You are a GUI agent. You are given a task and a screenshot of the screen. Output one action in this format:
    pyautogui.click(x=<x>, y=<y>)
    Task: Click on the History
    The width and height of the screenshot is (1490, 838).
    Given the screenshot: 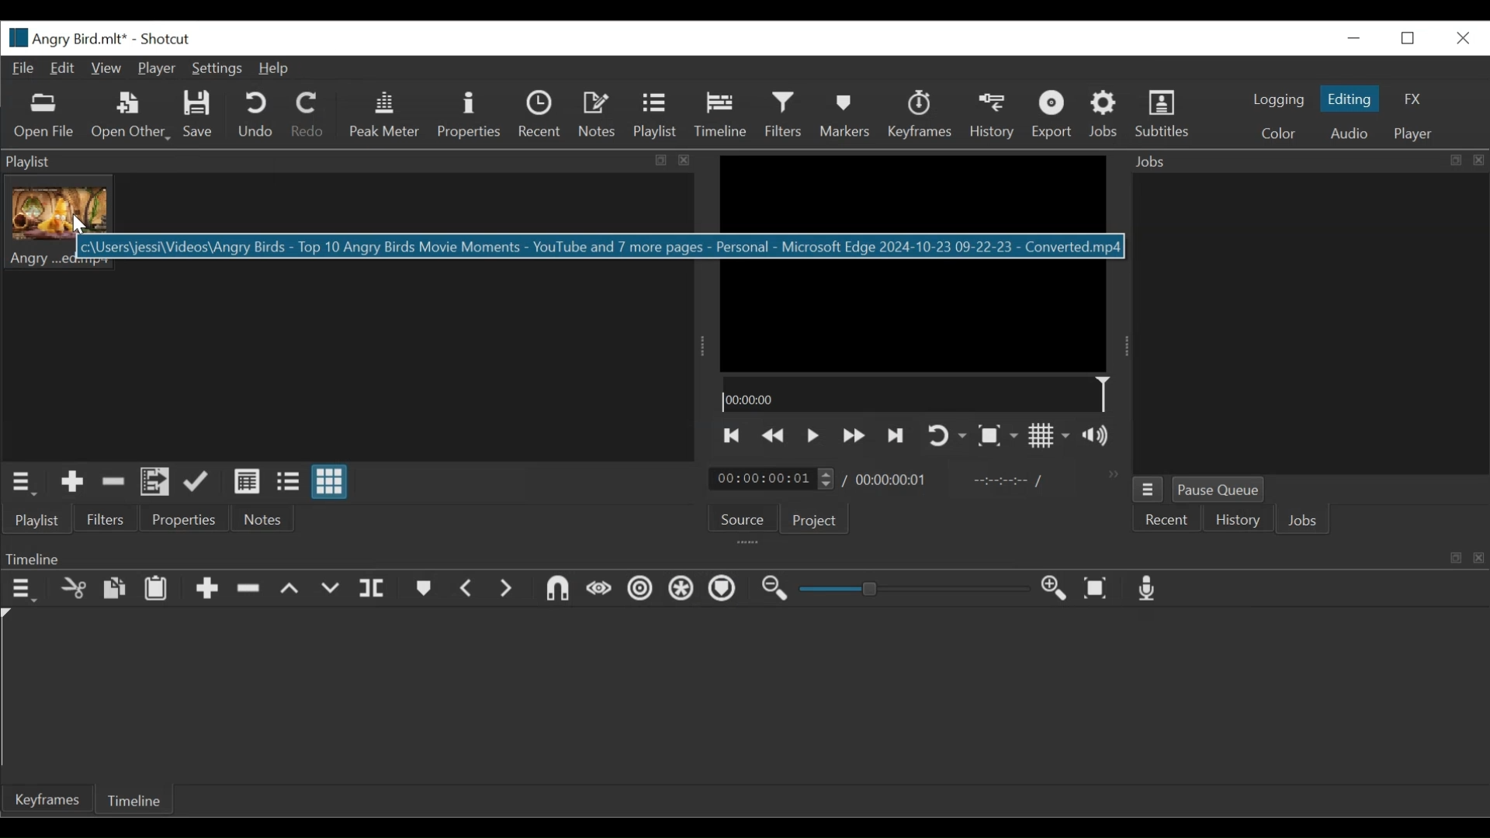 What is the action you would take?
    pyautogui.click(x=1238, y=521)
    